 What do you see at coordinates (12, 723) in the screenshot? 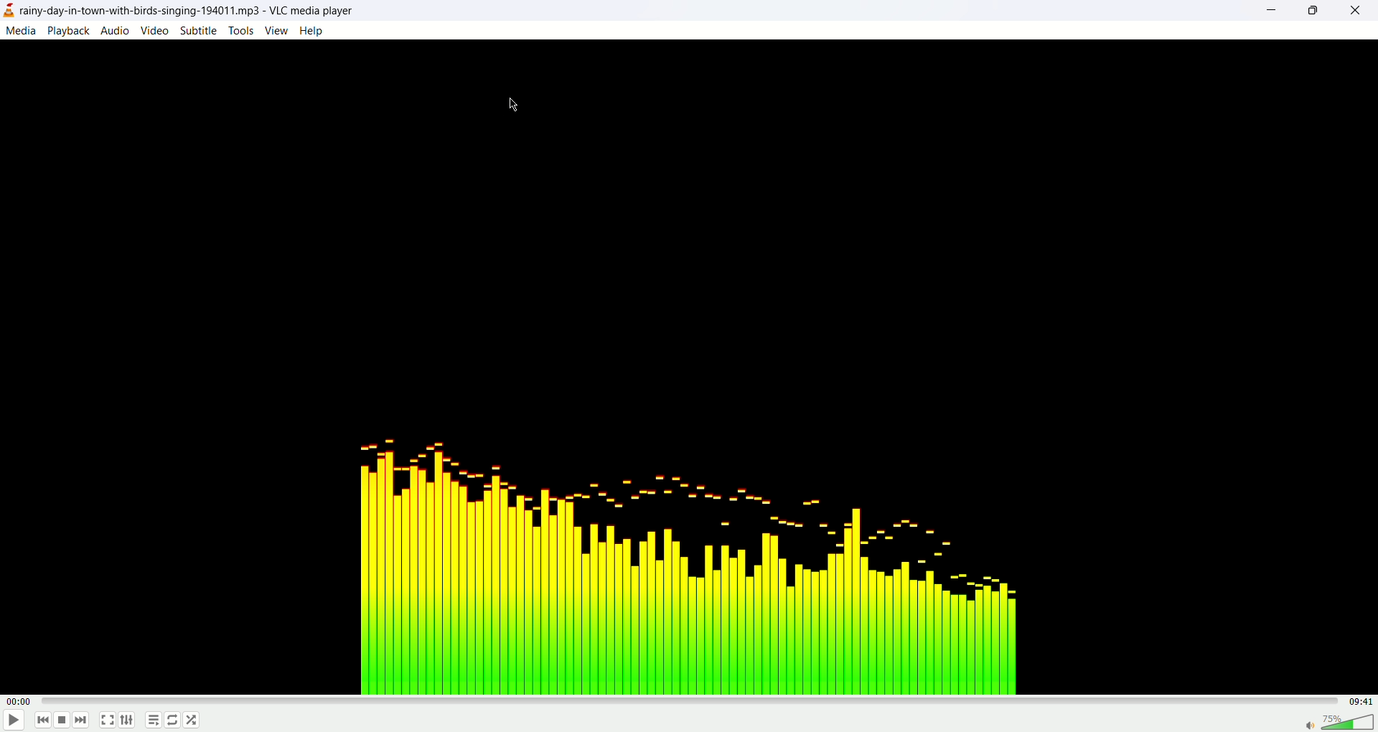
I see `play/pause` at bounding box center [12, 723].